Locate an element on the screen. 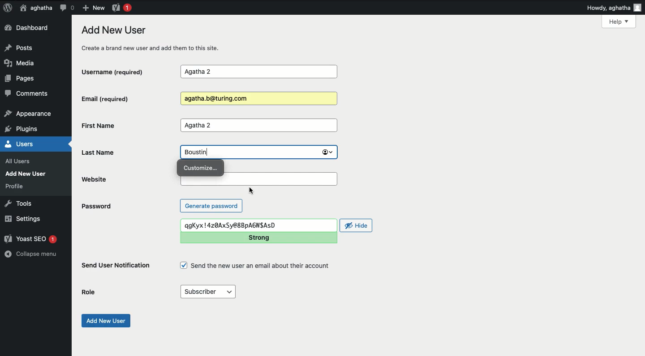 Image resolution: width=645 pixels, height=356 pixels. all users is located at coordinates (20, 161).